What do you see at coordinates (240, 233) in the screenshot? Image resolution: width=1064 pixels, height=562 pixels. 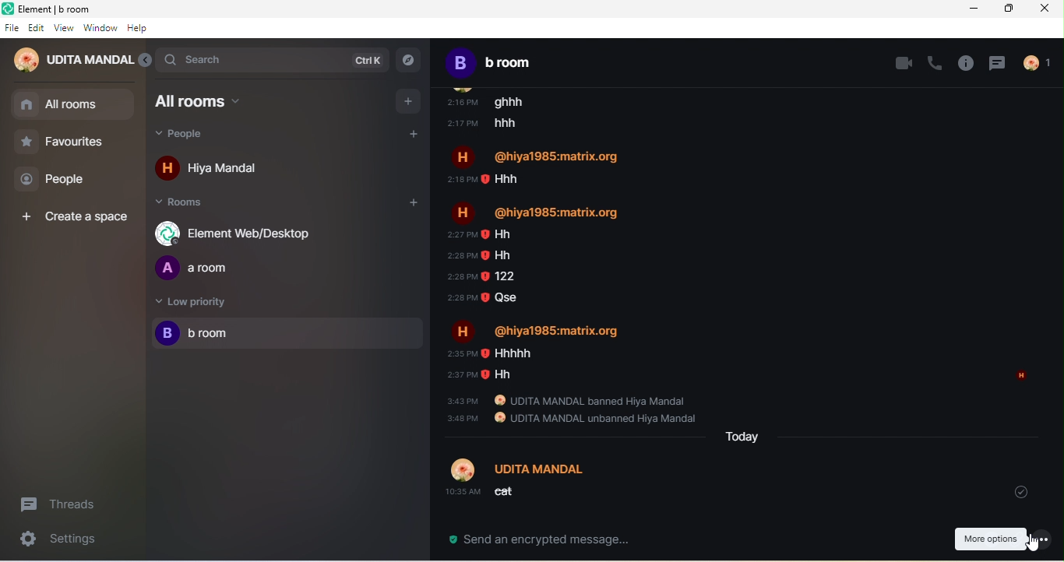 I see `element web` at bounding box center [240, 233].